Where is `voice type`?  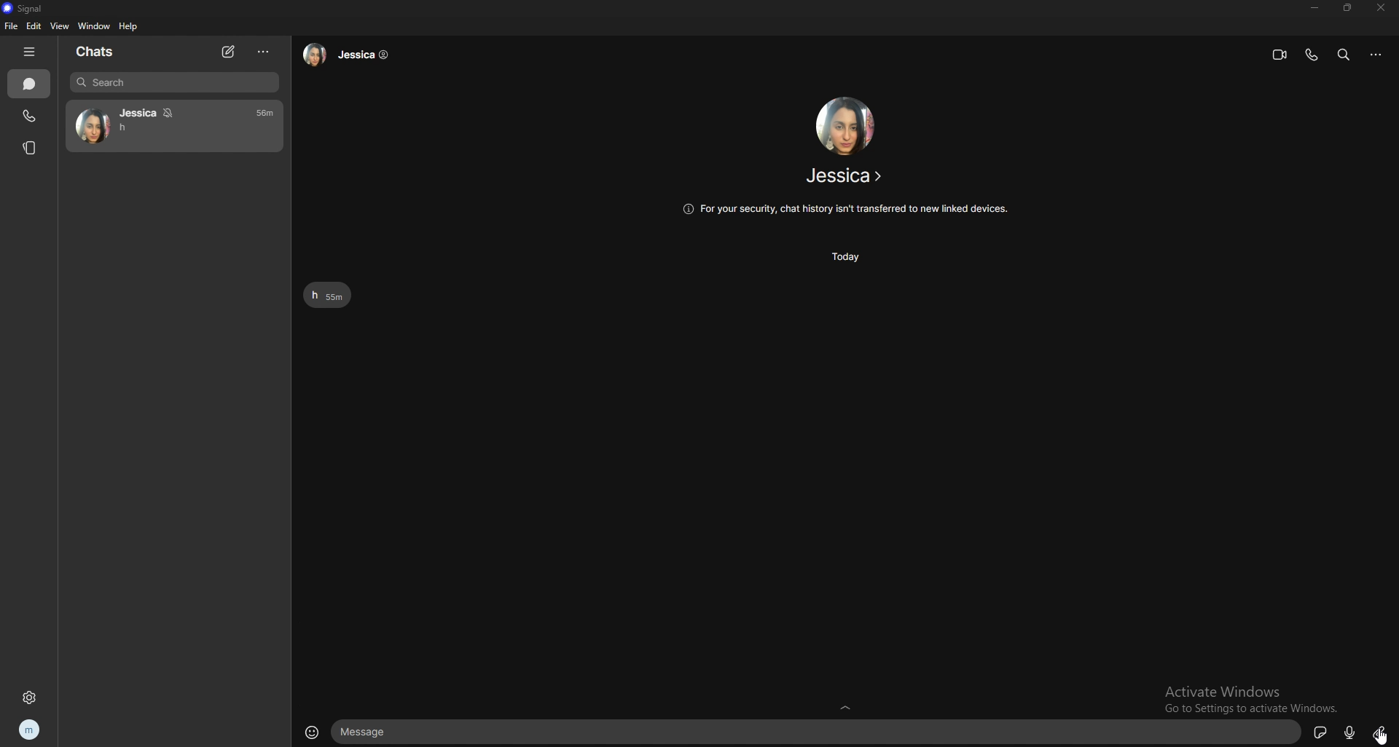
voice type is located at coordinates (1350, 732).